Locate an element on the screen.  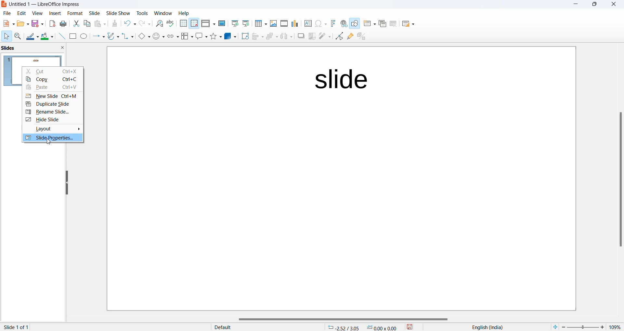
display view is located at coordinates (208, 24).